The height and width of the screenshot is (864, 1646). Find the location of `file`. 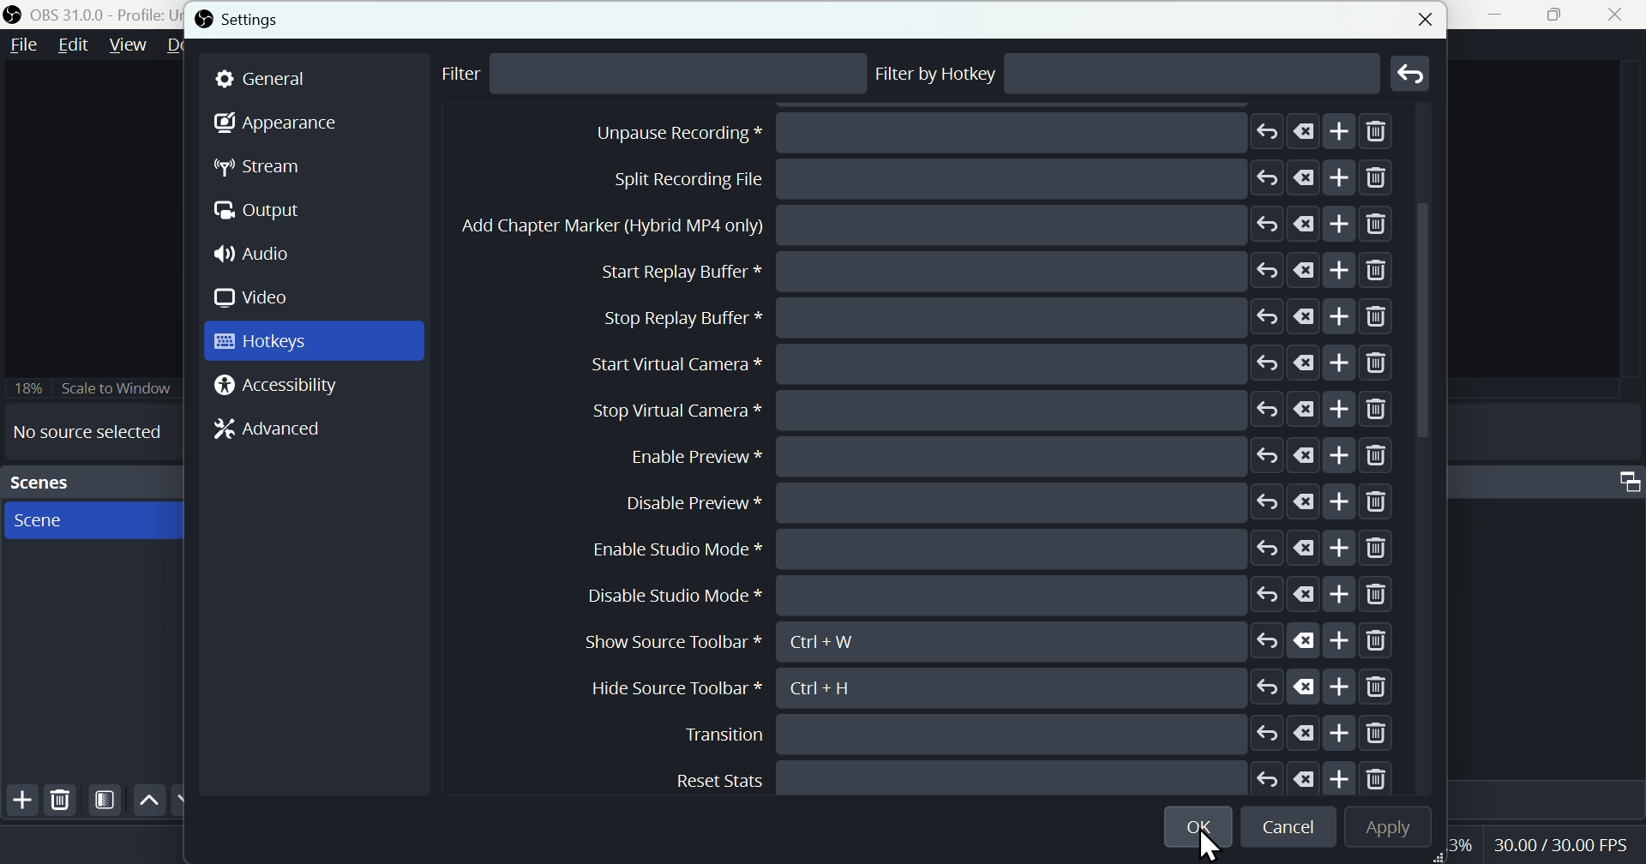

file is located at coordinates (25, 45).